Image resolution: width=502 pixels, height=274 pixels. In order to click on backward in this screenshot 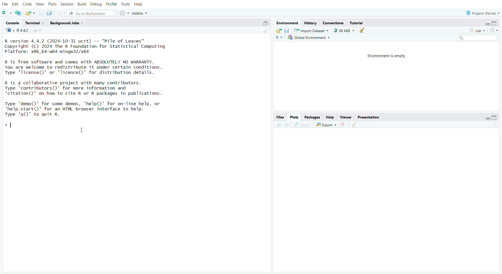, I will do `click(279, 125)`.